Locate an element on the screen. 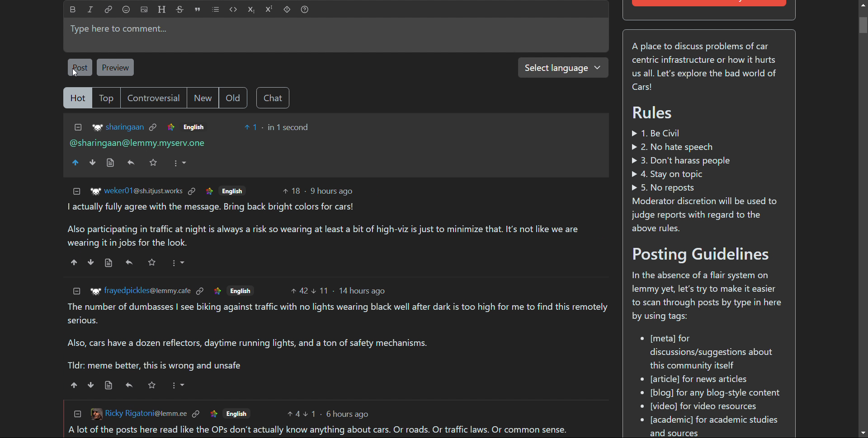  9 hours ago is located at coordinates (331, 191).